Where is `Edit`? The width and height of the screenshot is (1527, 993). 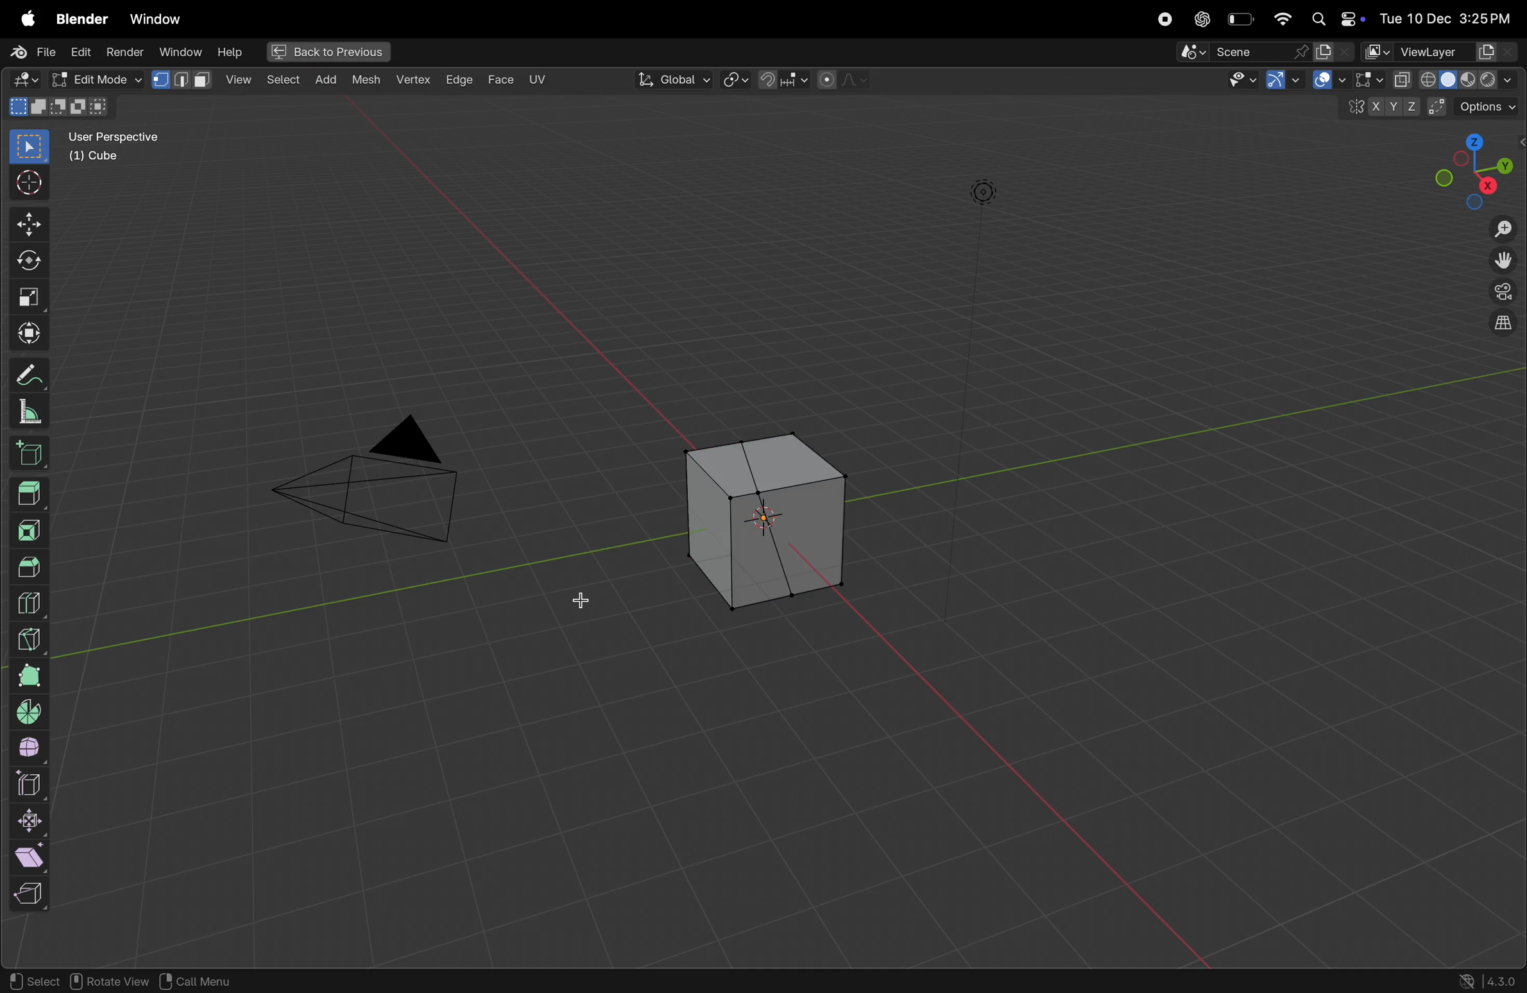
Edit is located at coordinates (81, 51).